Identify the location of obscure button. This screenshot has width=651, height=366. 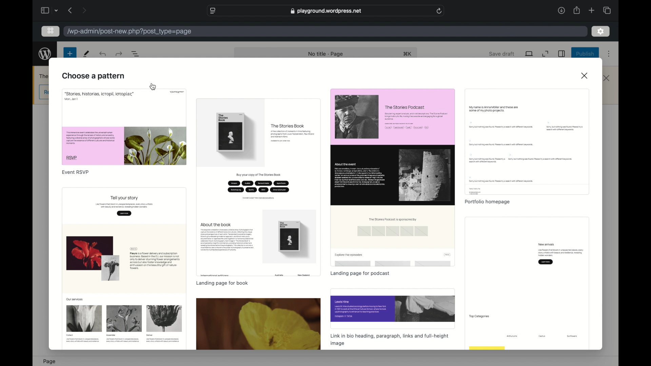
(43, 92).